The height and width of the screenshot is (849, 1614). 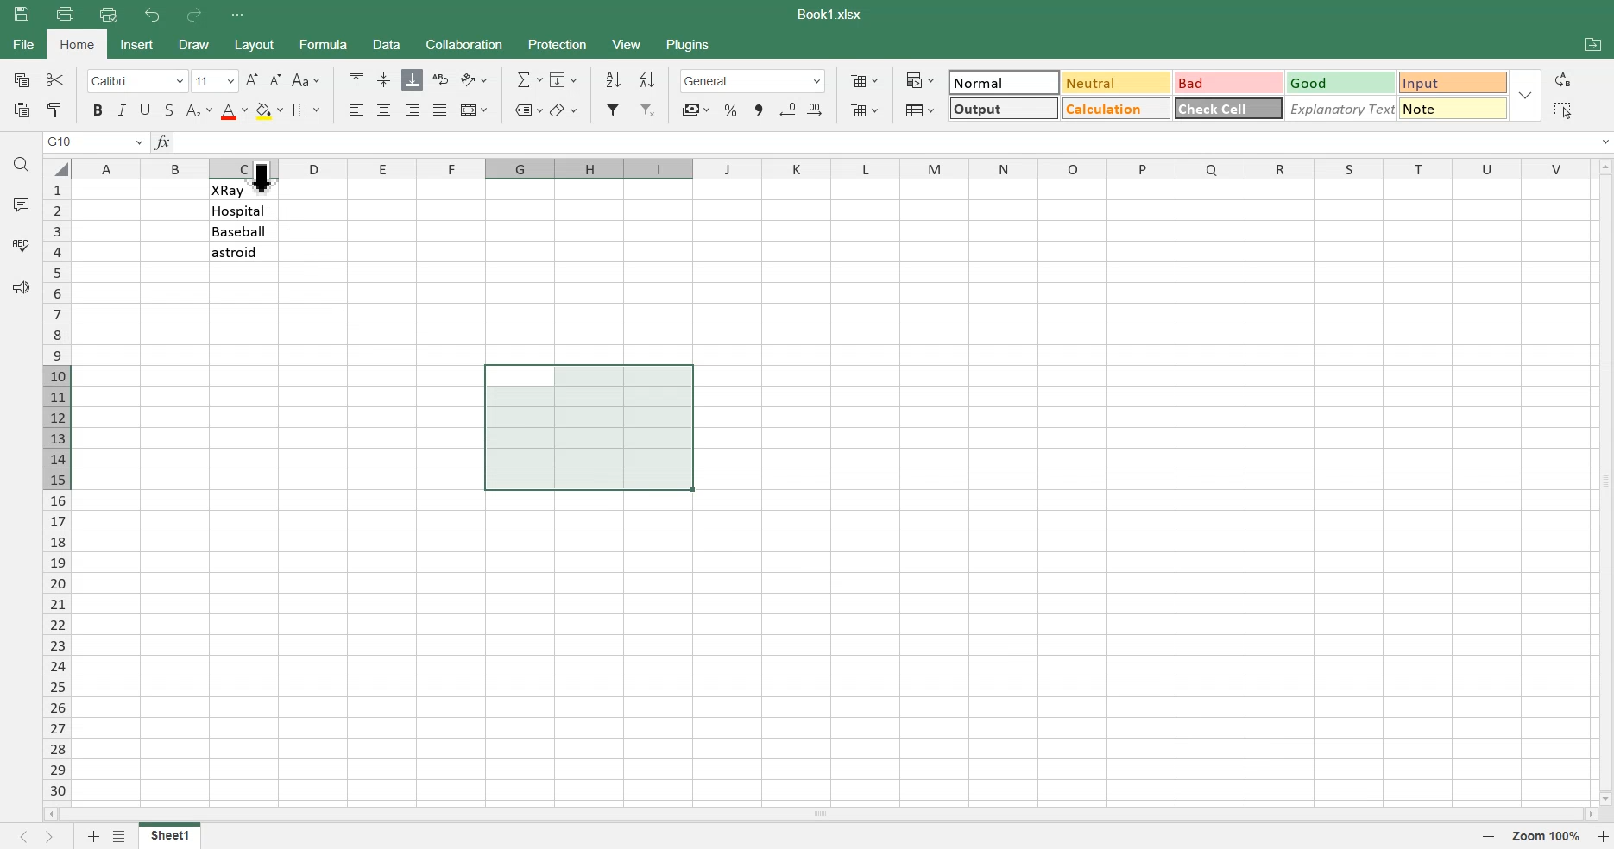 What do you see at coordinates (268, 110) in the screenshot?
I see `Fill Color` at bounding box center [268, 110].